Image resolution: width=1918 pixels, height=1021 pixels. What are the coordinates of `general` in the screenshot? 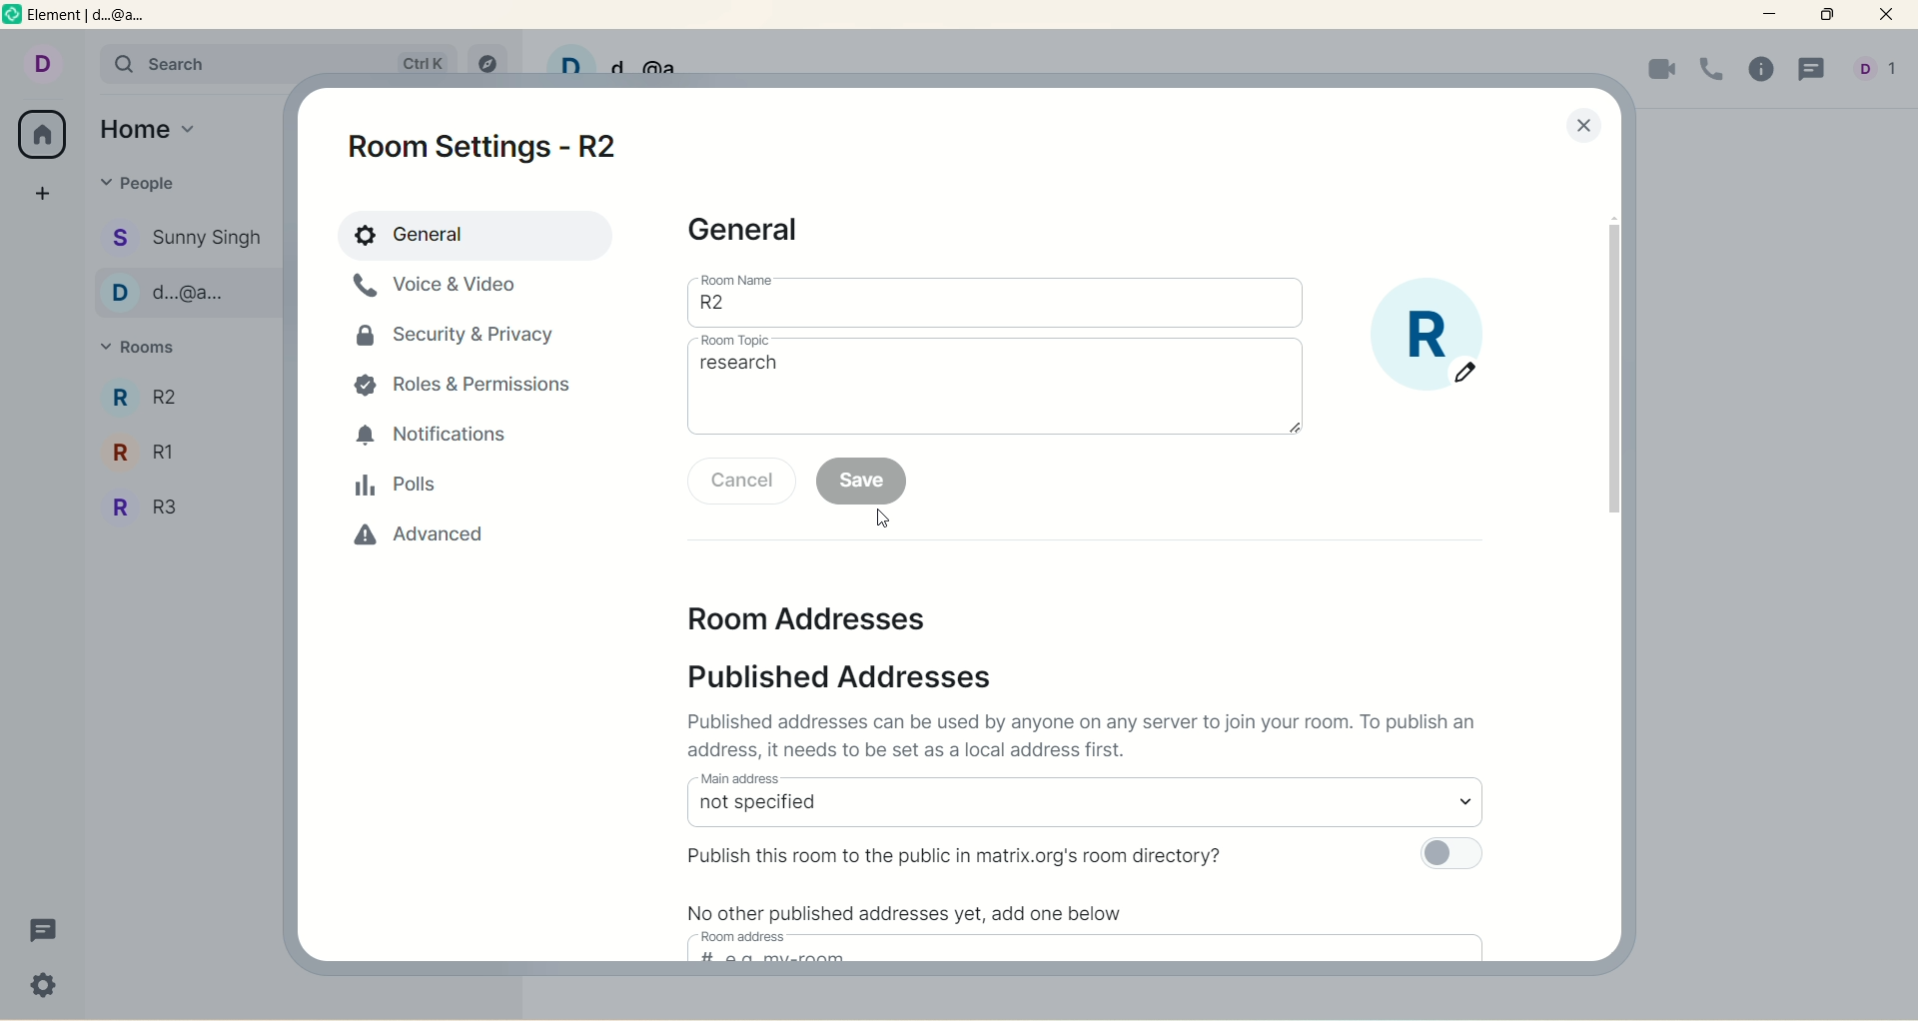 It's located at (751, 232).